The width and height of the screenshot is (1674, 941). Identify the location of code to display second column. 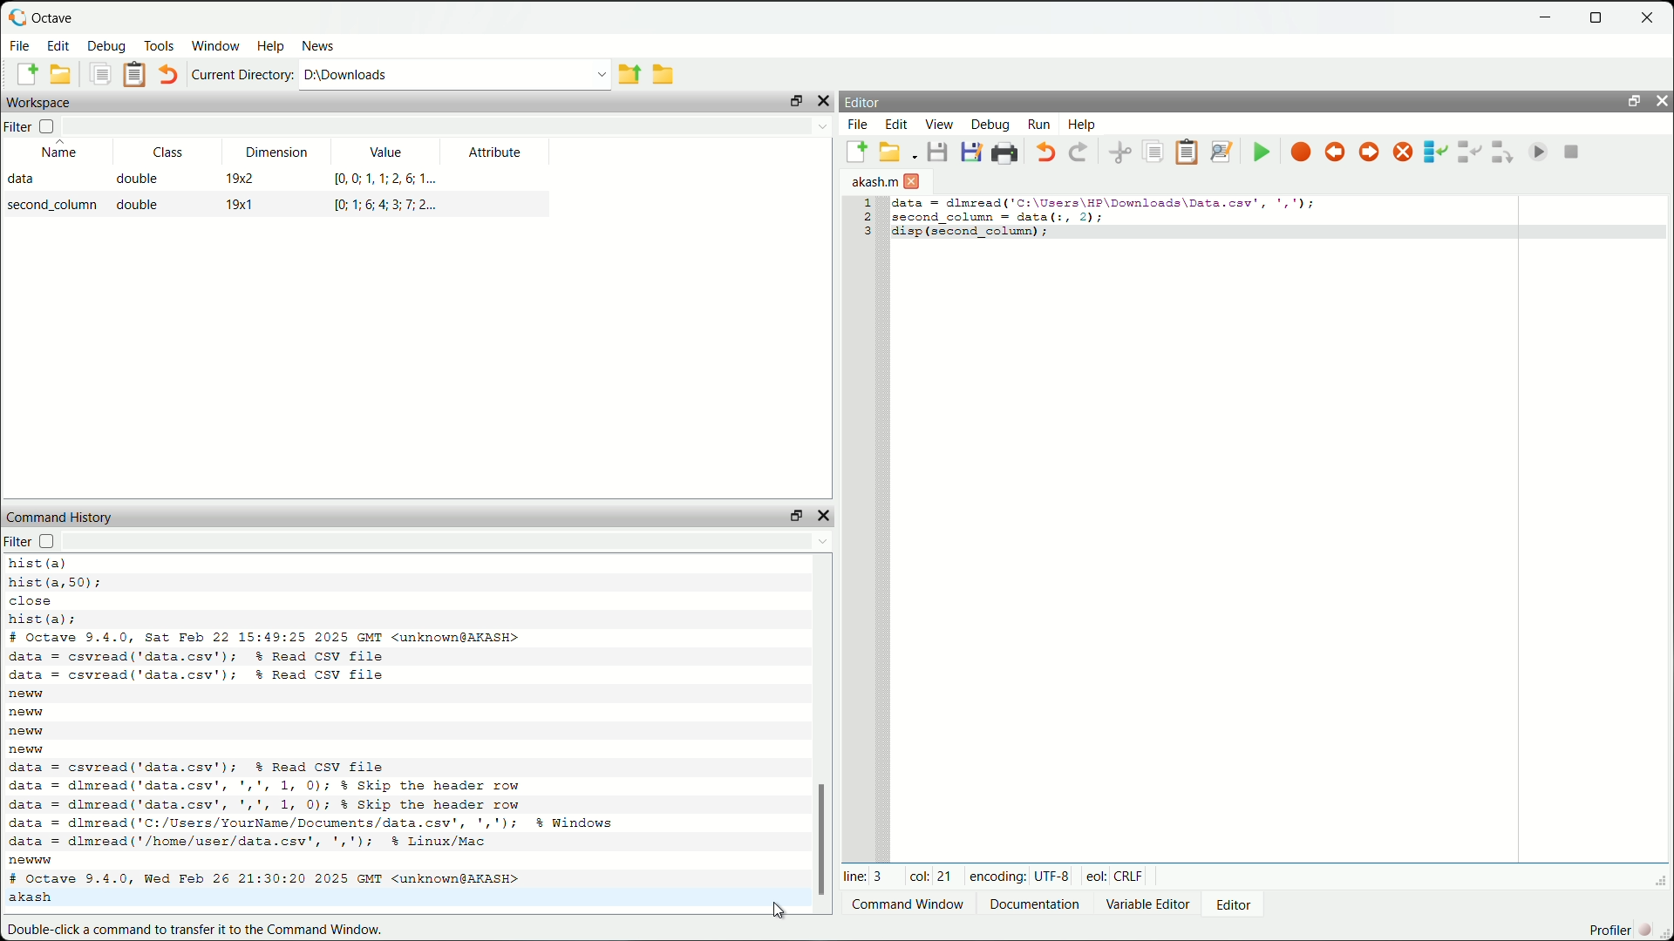
(1109, 221).